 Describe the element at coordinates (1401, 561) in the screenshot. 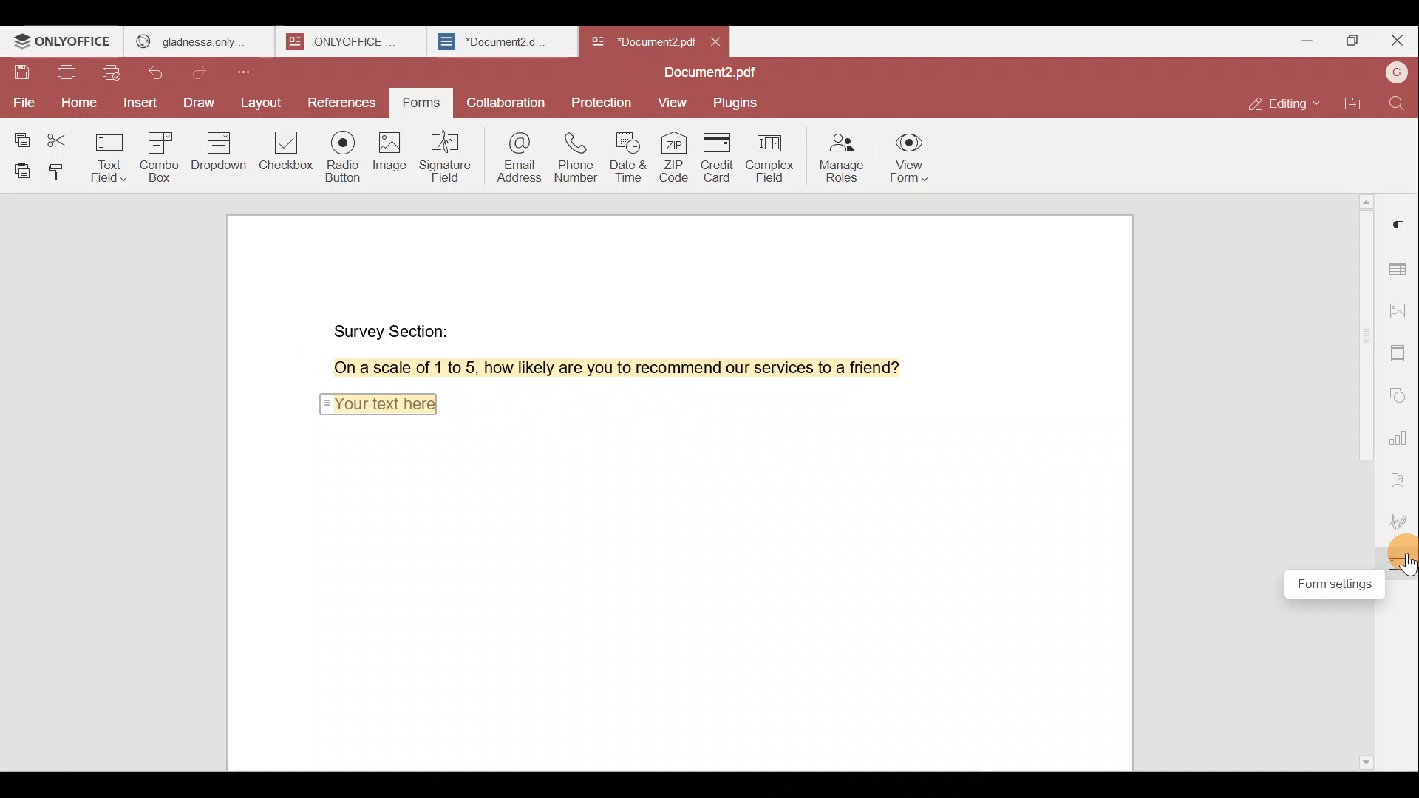

I see `Form settings` at that location.